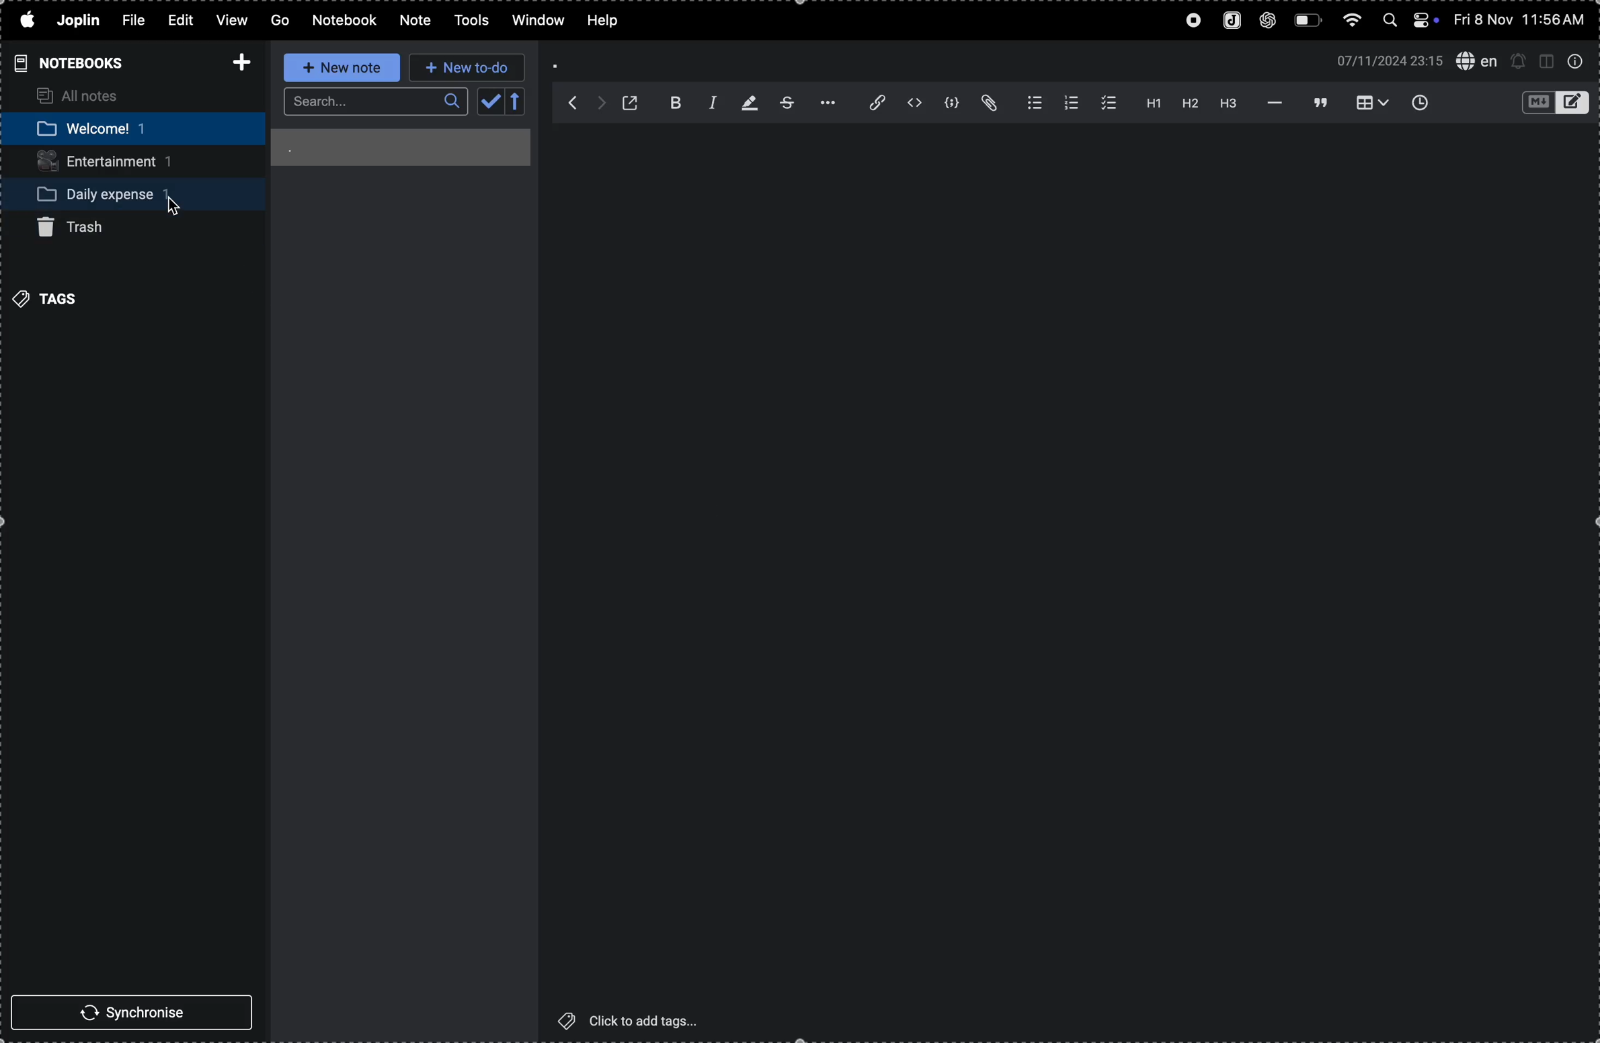  What do you see at coordinates (1418, 102) in the screenshot?
I see `insert time` at bounding box center [1418, 102].